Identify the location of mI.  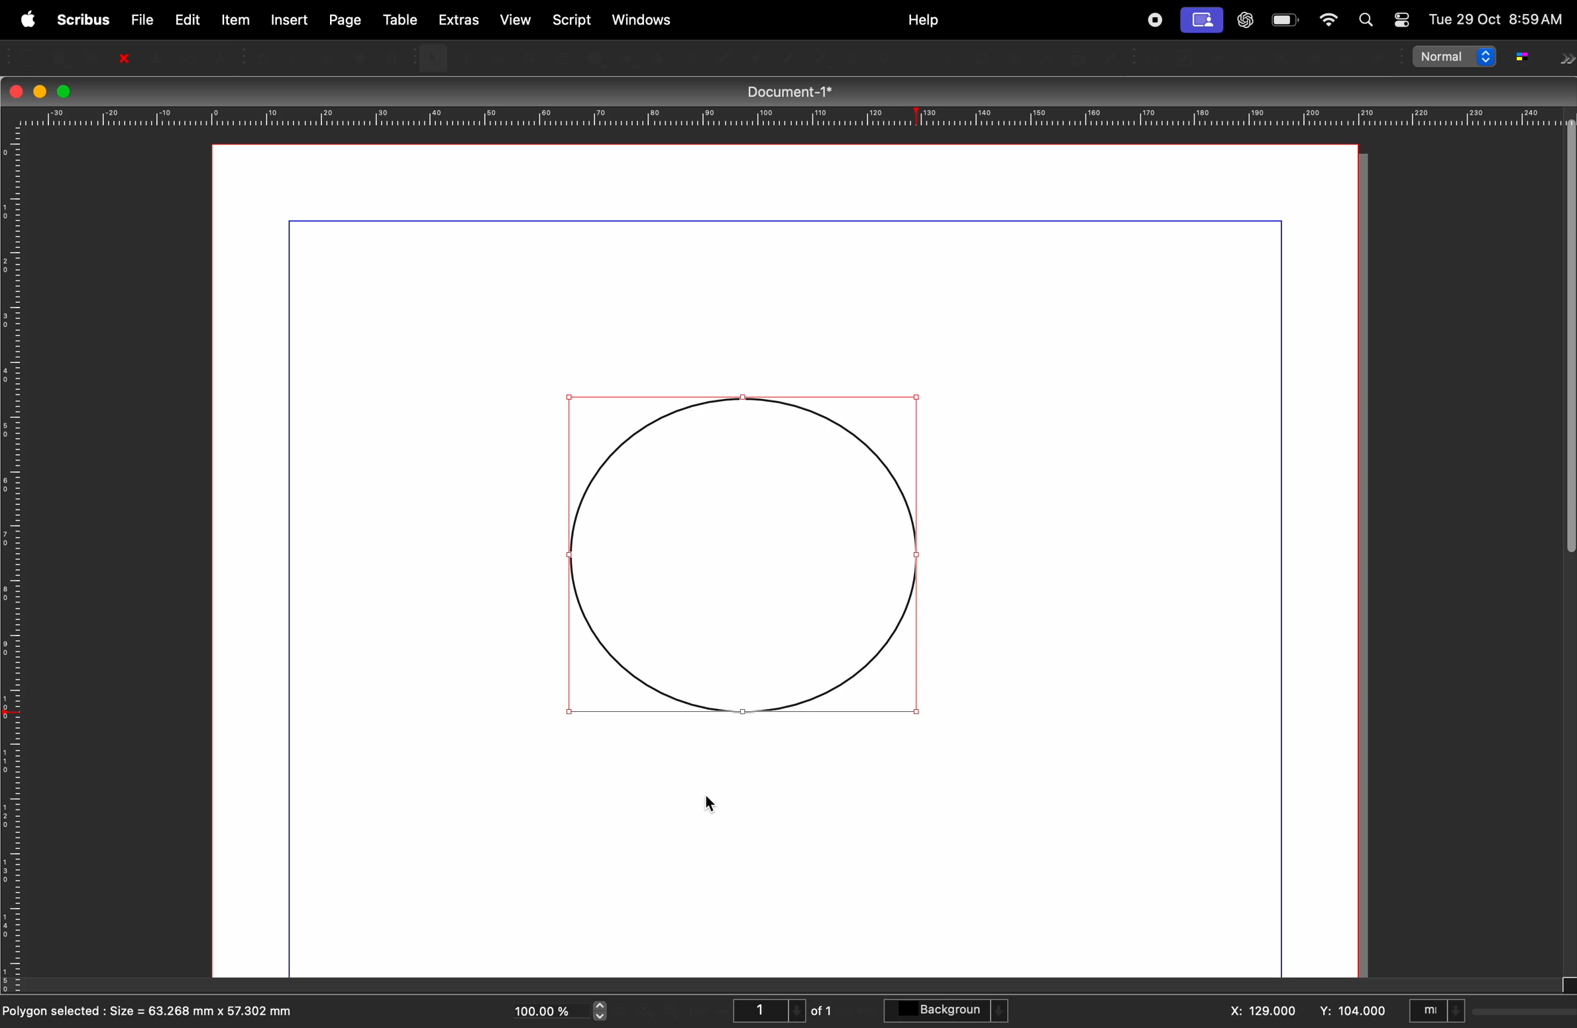
(1437, 1009).